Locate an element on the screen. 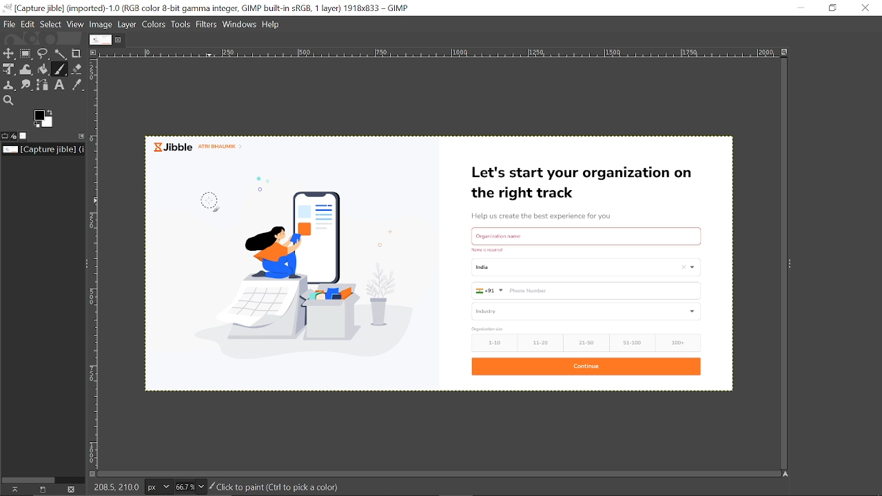 The height and width of the screenshot is (496, 882). Access this image menu is located at coordinates (95, 52).